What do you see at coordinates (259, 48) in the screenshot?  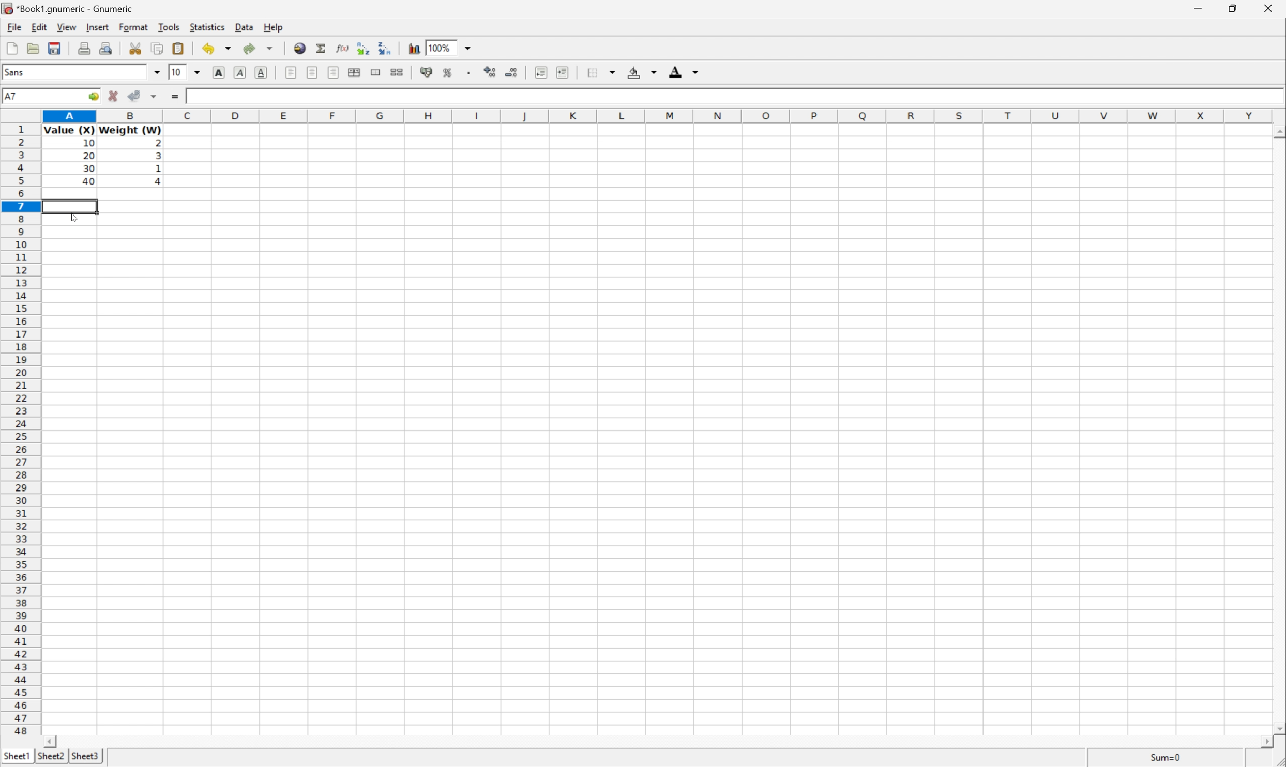 I see `Redo` at bounding box center [259, 48].